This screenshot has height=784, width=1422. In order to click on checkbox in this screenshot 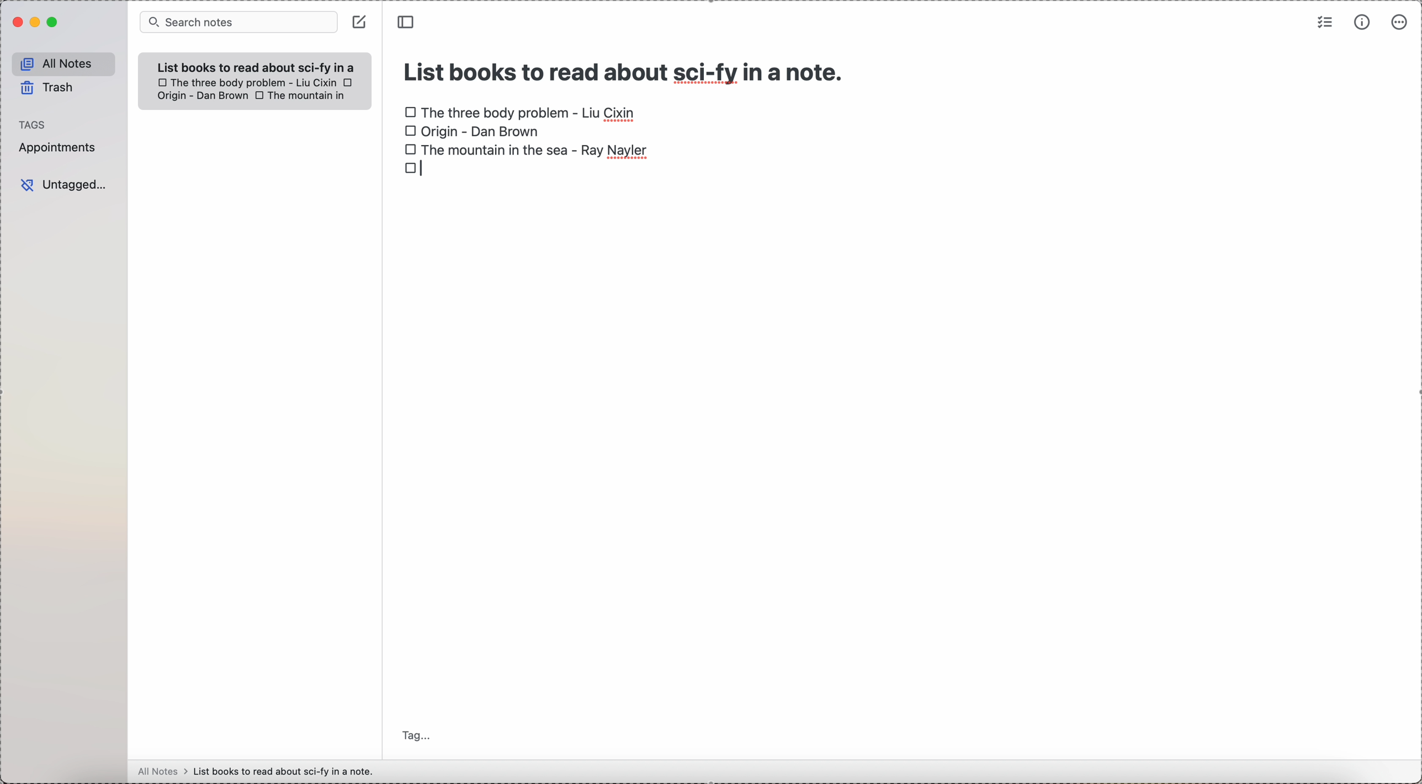, I will do `click(413, 168)`.